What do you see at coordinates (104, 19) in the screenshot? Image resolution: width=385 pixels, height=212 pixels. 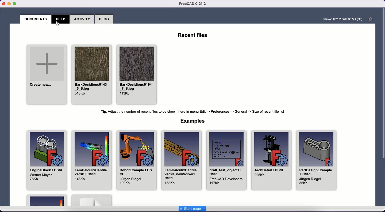 I see `Blog` at bounding box center [104, 19].